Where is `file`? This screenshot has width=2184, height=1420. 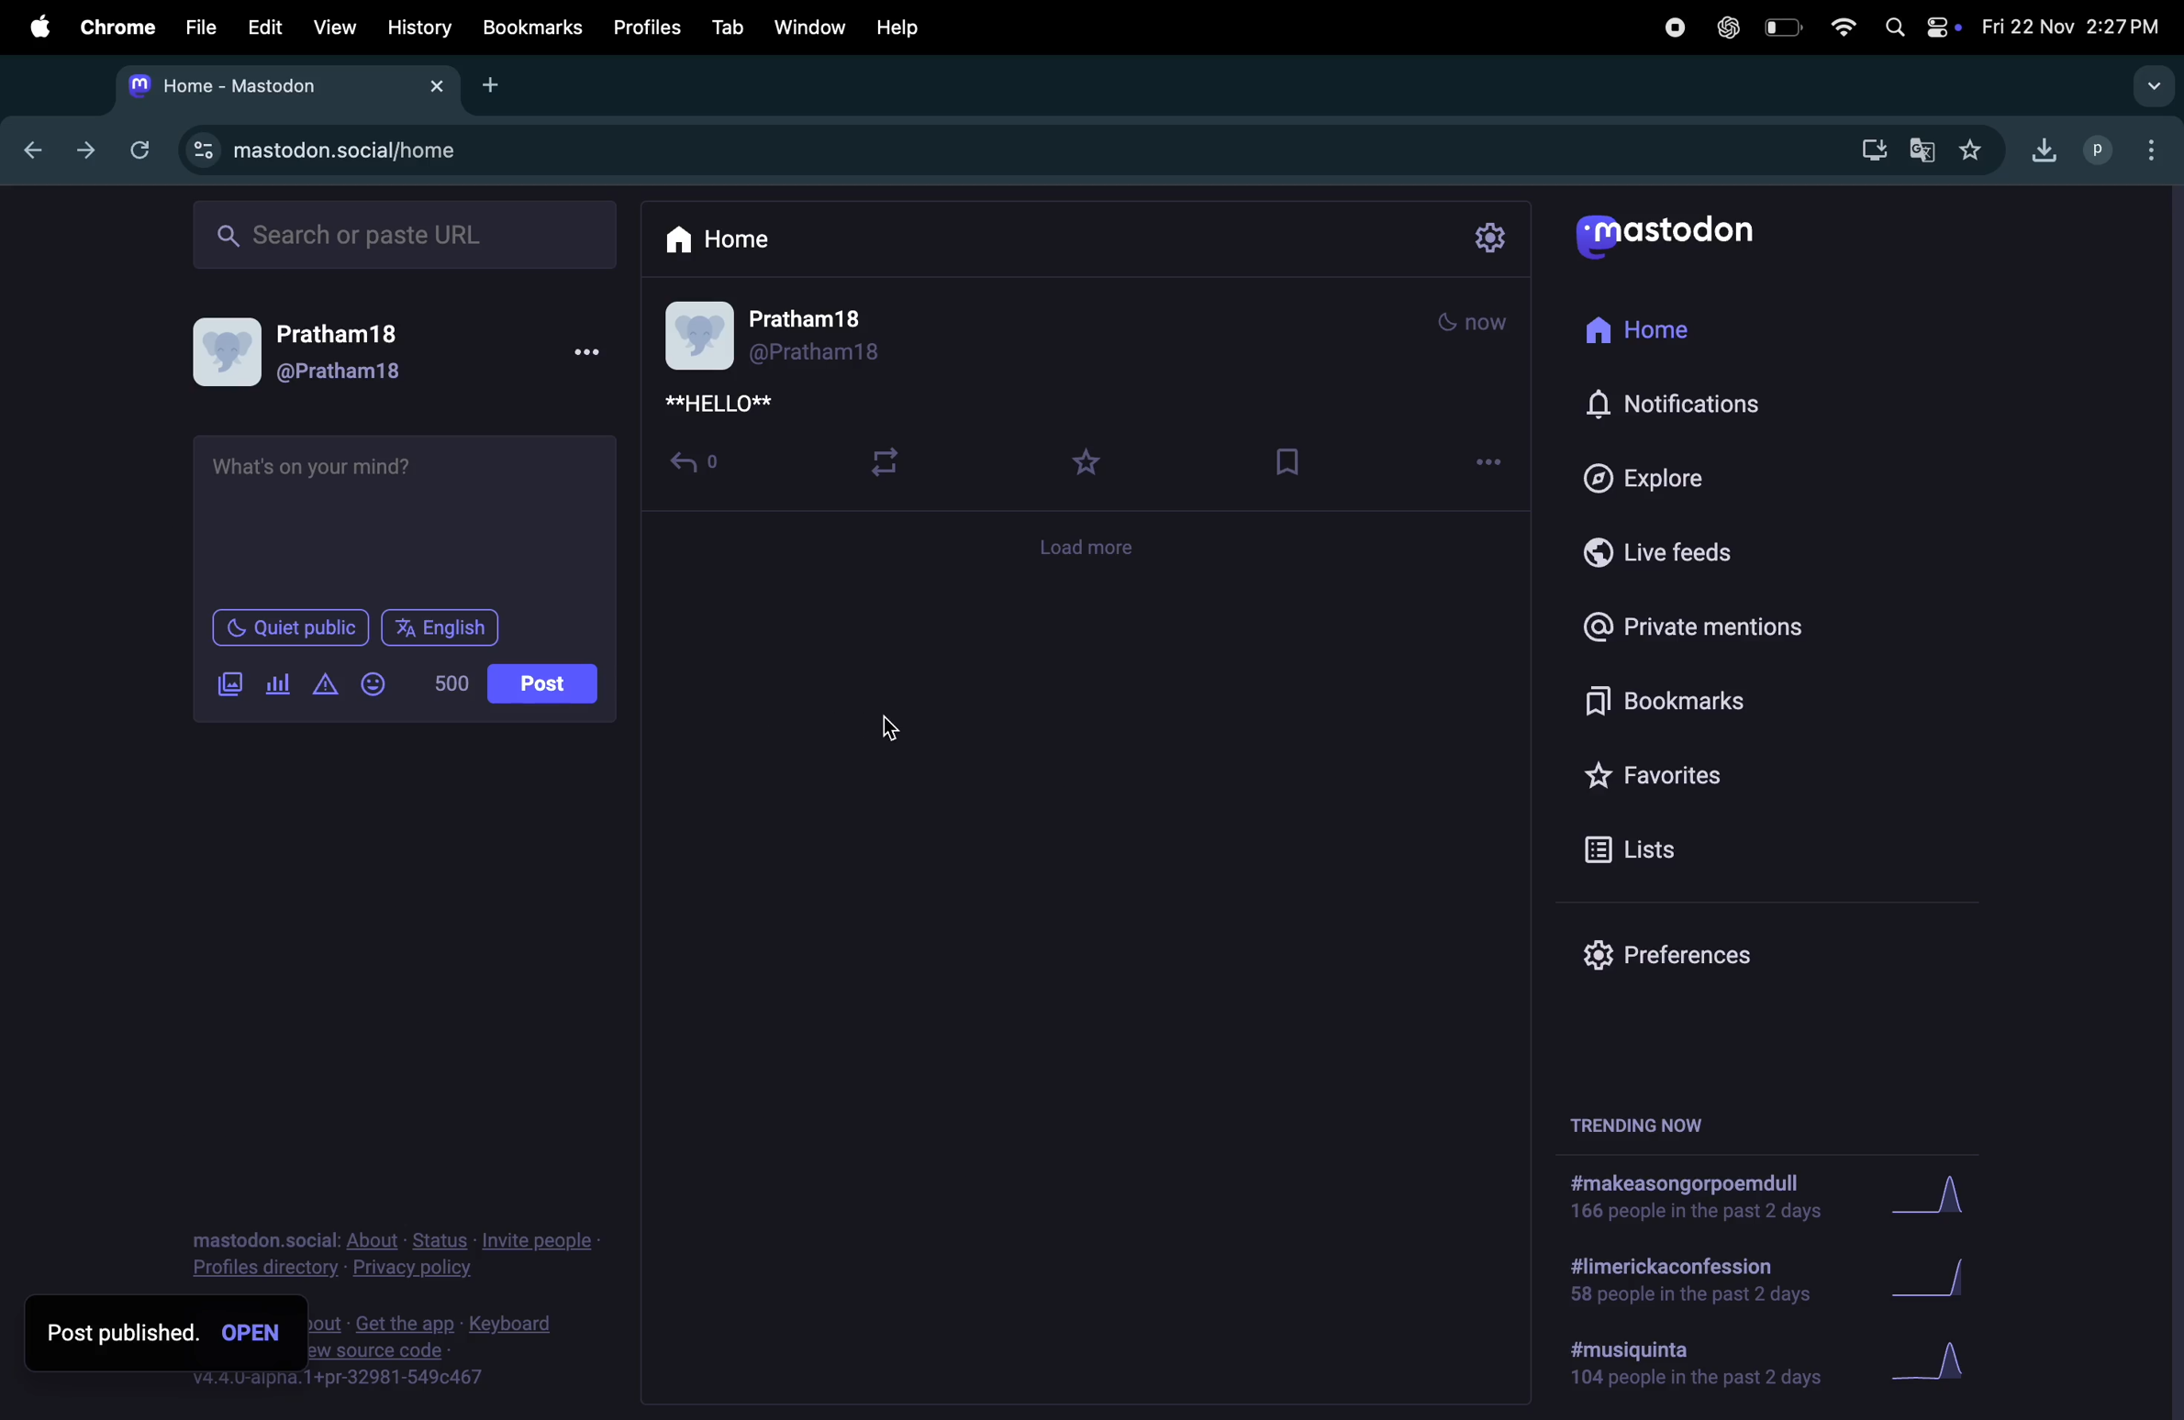 file is located at coordinates (203, 25).